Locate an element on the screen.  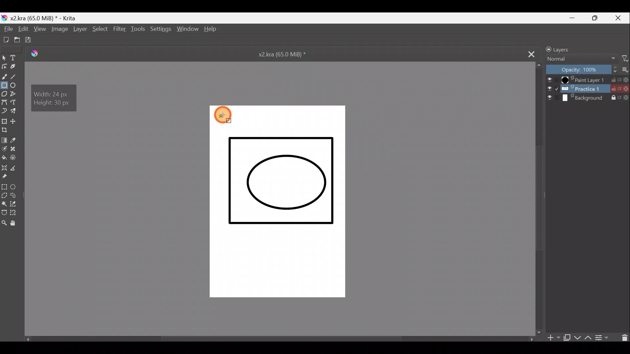
Canvas is located at coordinates (278, 200).